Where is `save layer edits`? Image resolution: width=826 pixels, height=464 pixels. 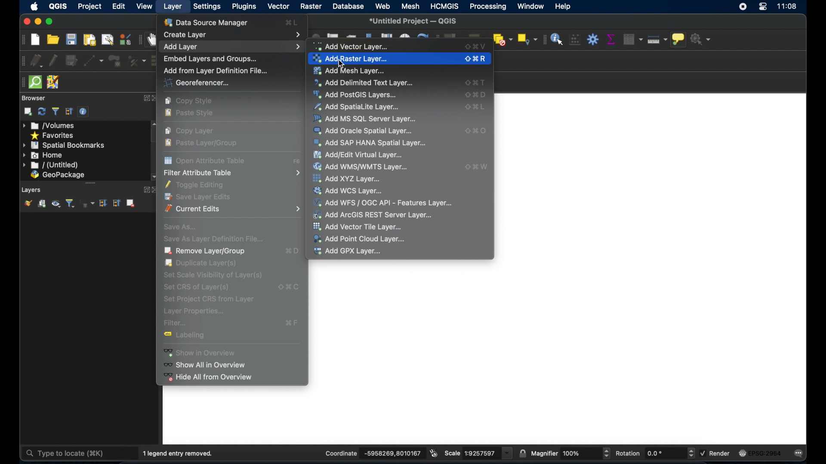
save layer edits is located at coordinates (71, 59).